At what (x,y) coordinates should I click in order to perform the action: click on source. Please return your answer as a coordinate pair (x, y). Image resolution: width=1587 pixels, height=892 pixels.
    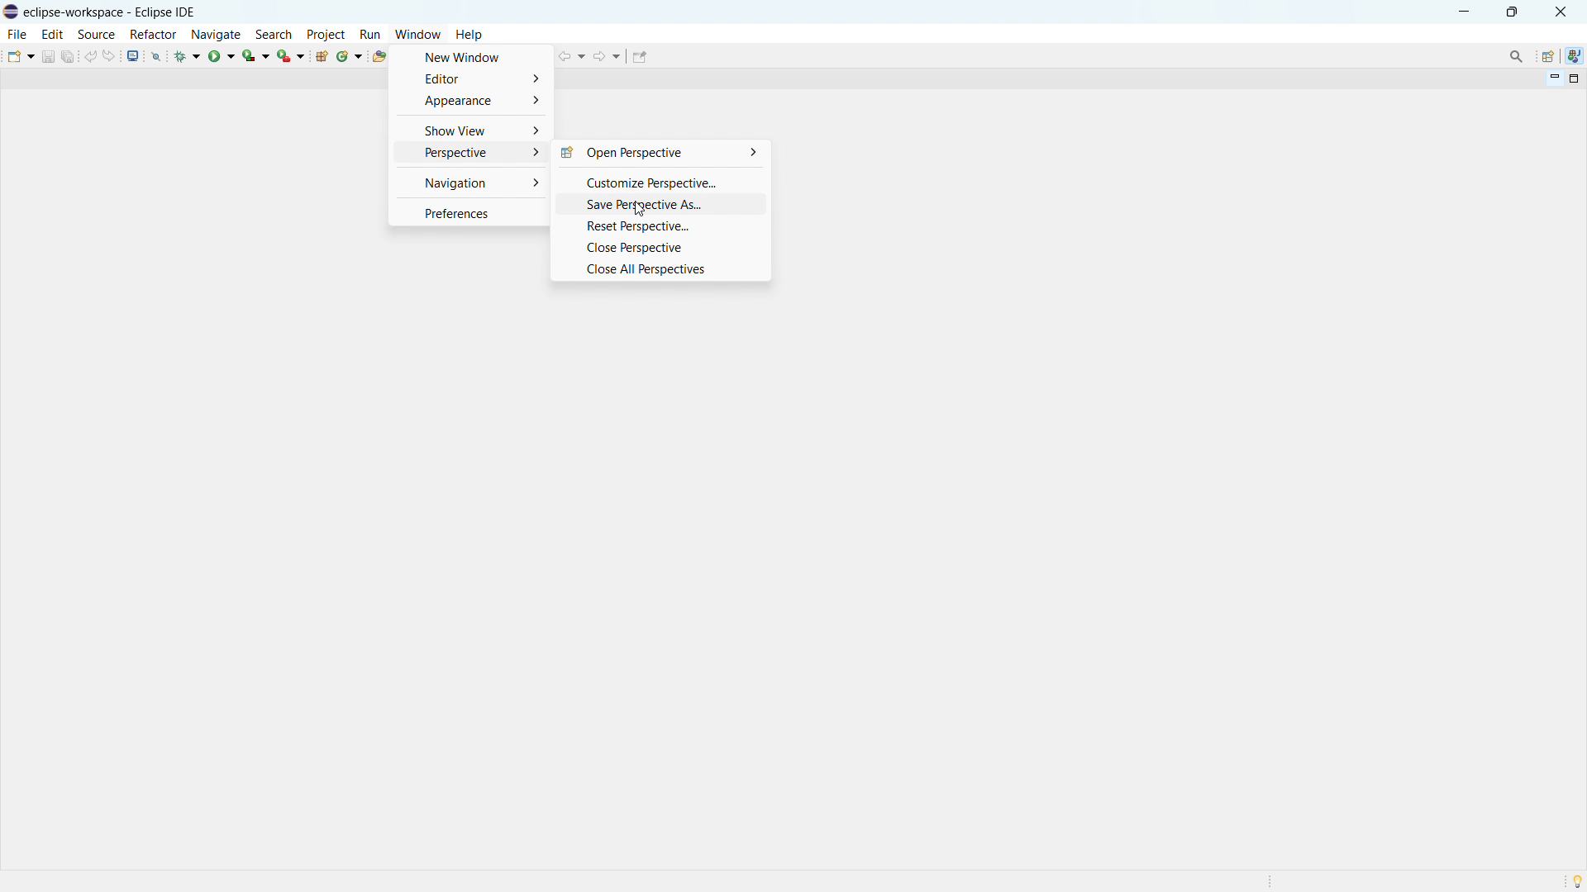
    Looking at the image, I should click on (96, 35).